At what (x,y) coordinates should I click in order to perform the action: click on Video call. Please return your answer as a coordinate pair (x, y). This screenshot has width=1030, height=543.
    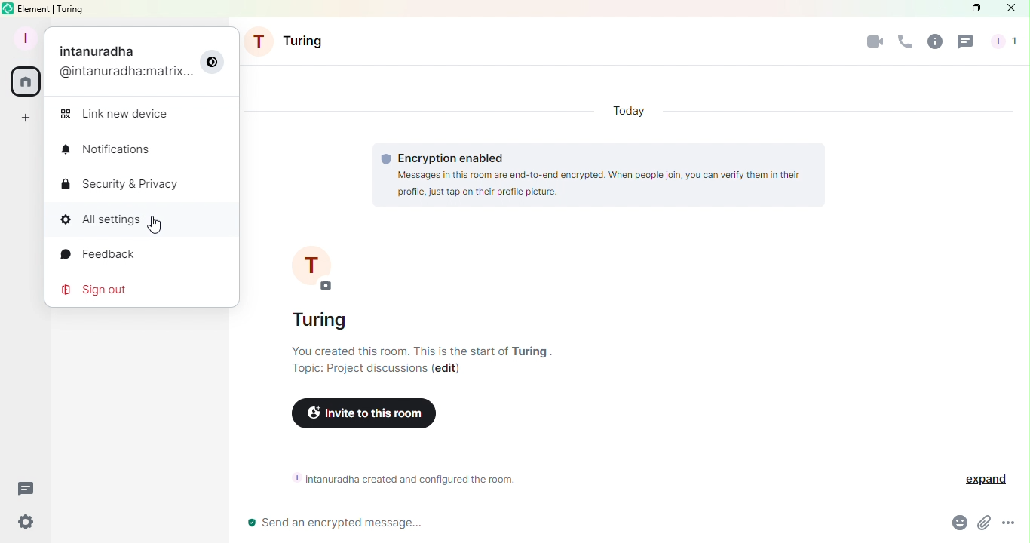
    Looking at the image, I should click on (874, 42).